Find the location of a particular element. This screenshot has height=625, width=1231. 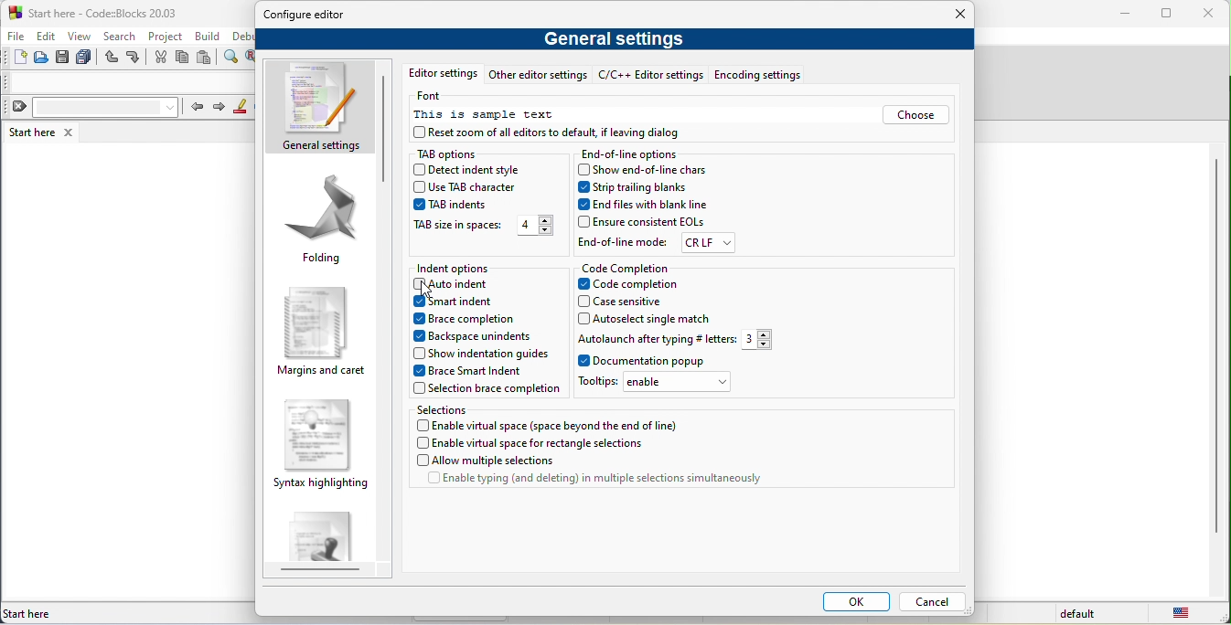

enable virtual space is located at coordinates (552, 426).